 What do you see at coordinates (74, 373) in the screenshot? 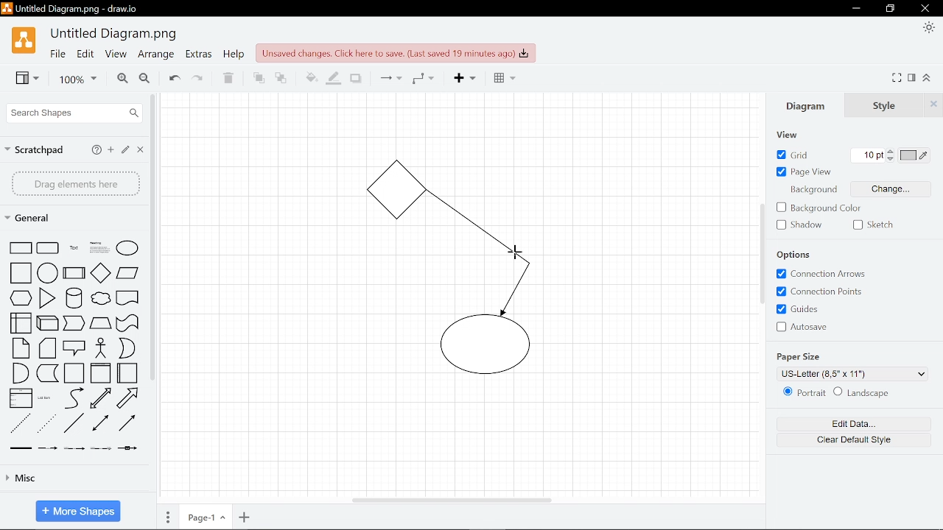
I see `shape` at bounding box center [74, 373].